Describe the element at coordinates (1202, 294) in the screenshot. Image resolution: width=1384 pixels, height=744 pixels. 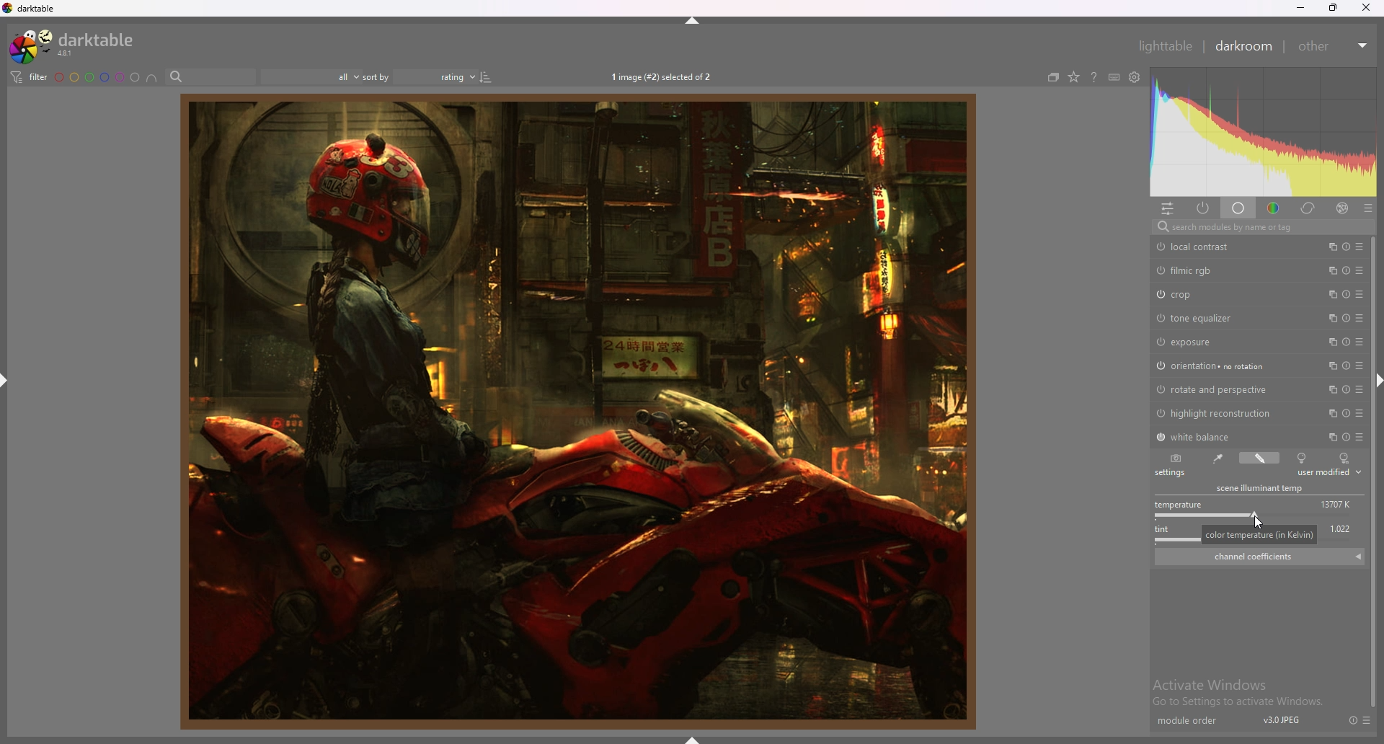
I see `crop` at that location.